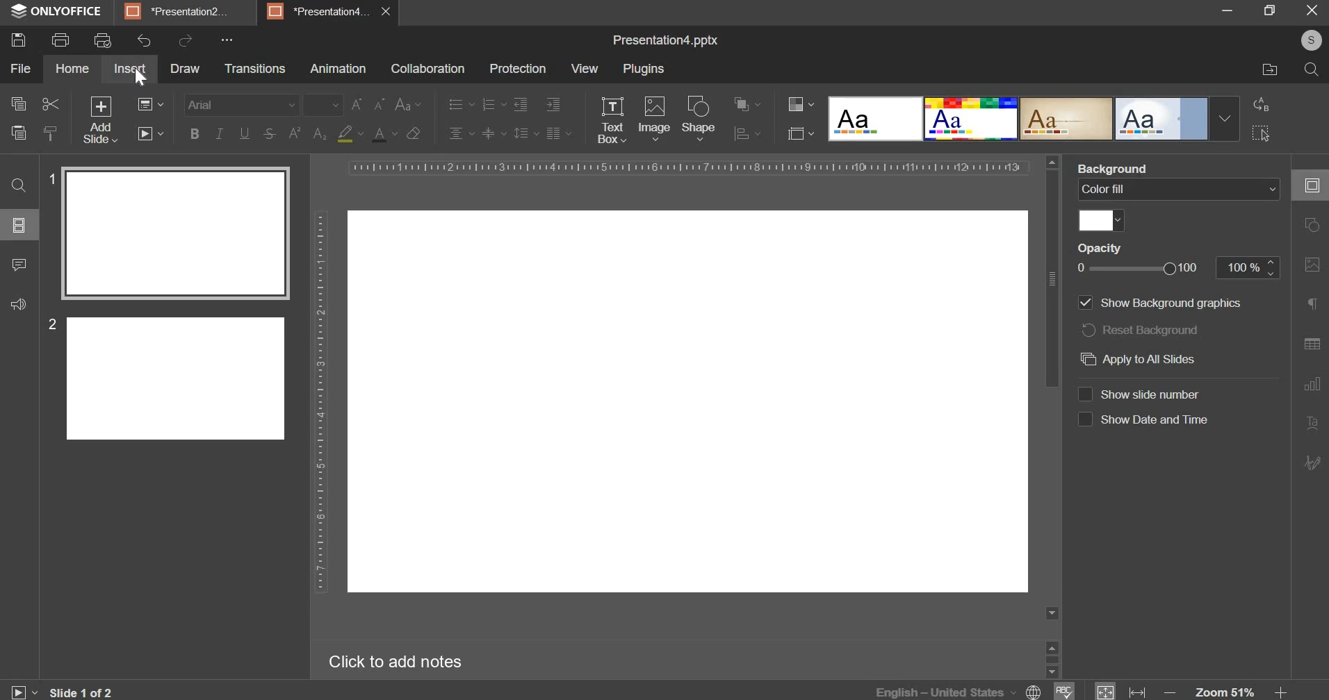  I want to click on reset background, so click(1140, 331).